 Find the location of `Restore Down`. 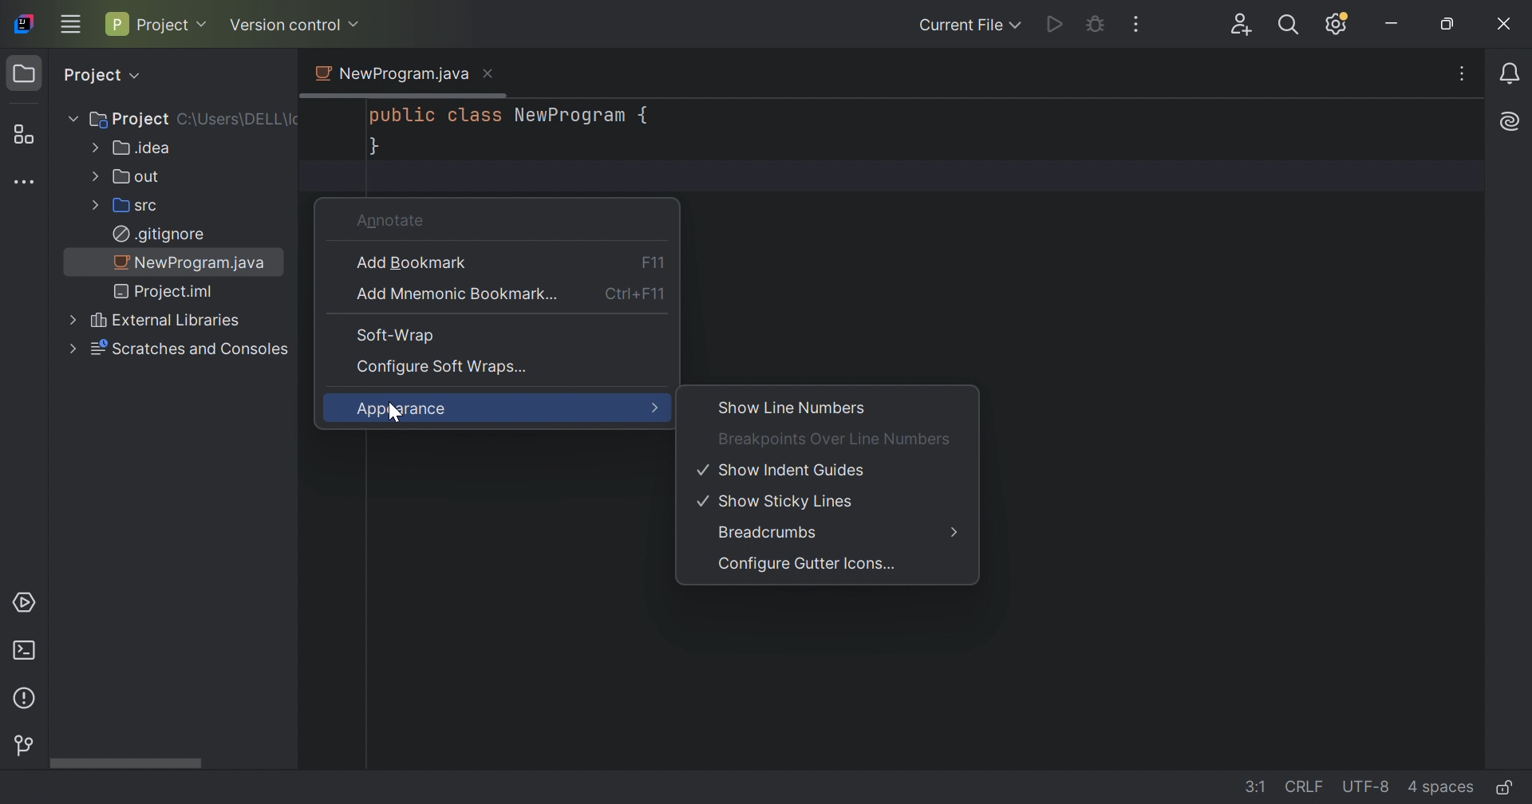

Restore Down is located at coordinates (1447, 26).